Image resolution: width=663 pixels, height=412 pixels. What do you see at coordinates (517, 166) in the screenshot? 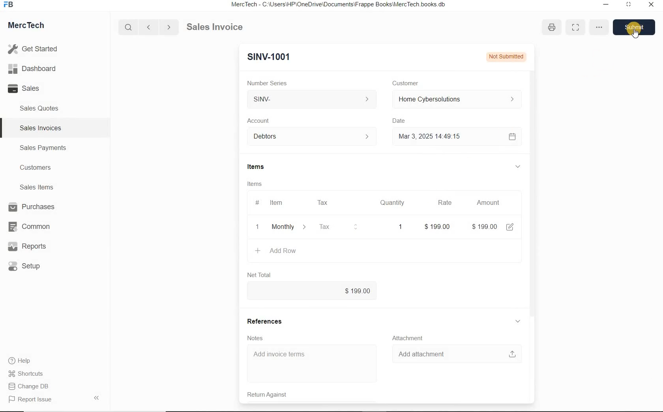
I see `hide sub menu` at bounding box center [517, 166].